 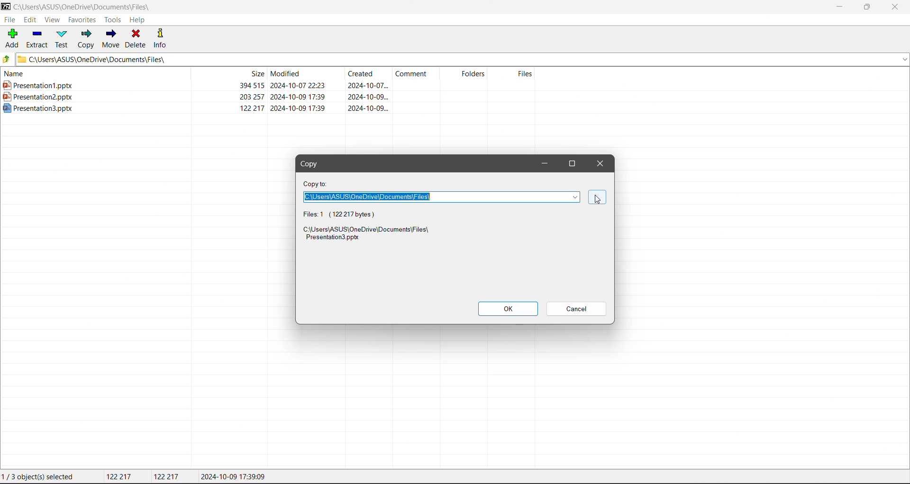 What do you see at coordinates (86, 40) in the screenshot?
I see `Copy` at bounding box center [86, 40].